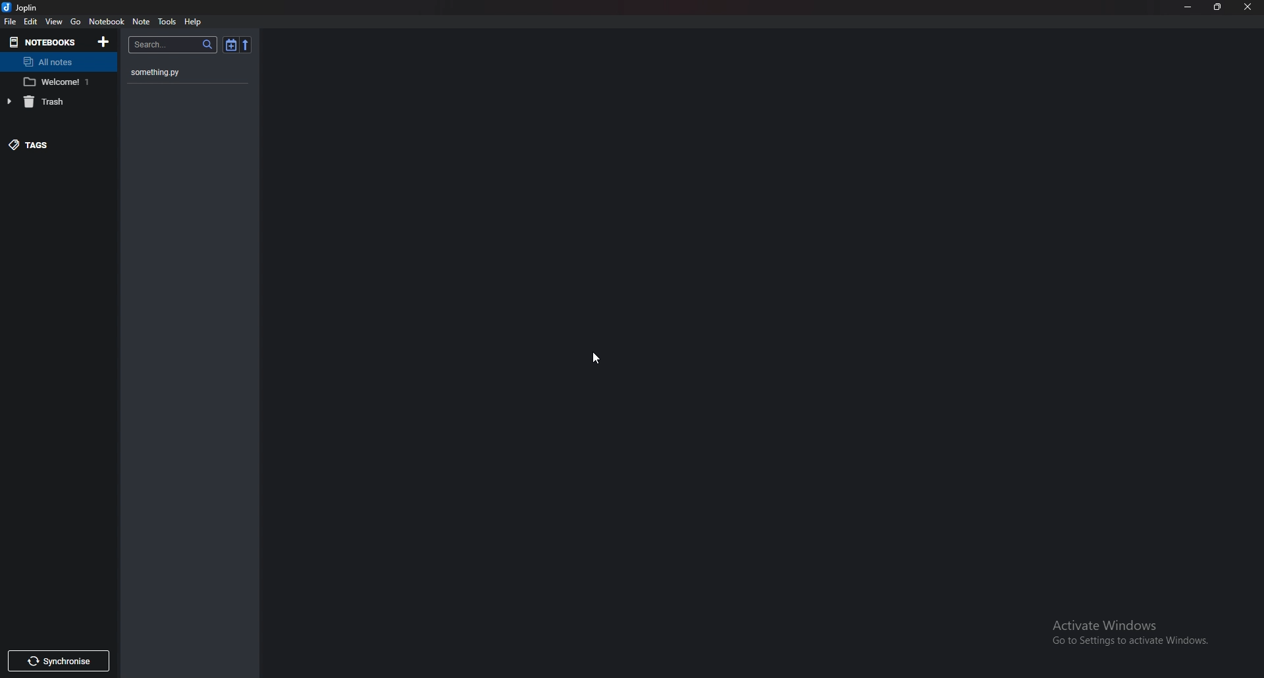 This screenshot has height=678, width=1264. Describe the element at coordinates (46, 145) in the screenshot. I see `Tags` at that location.